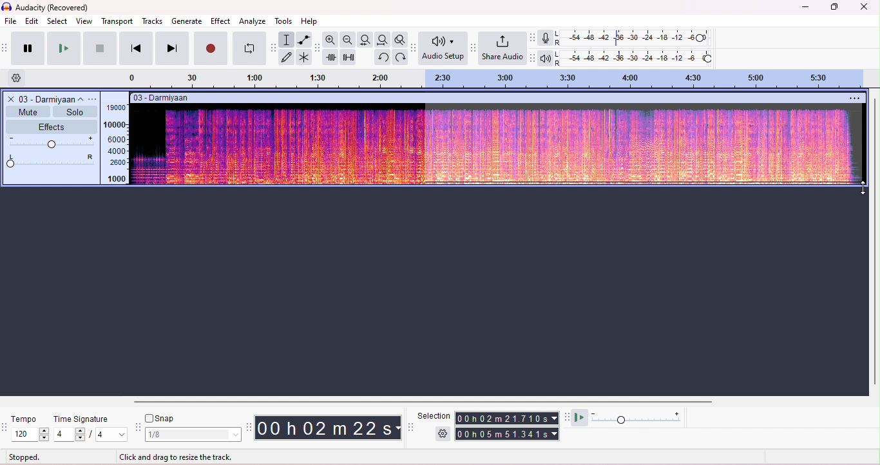  I want to click on time signature, so click(83, 419).